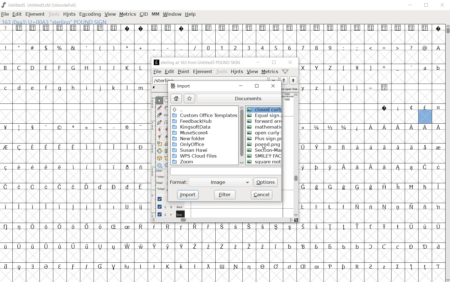 This screenshot has height=282, width=450. I want to click on `, so click(411, 68).